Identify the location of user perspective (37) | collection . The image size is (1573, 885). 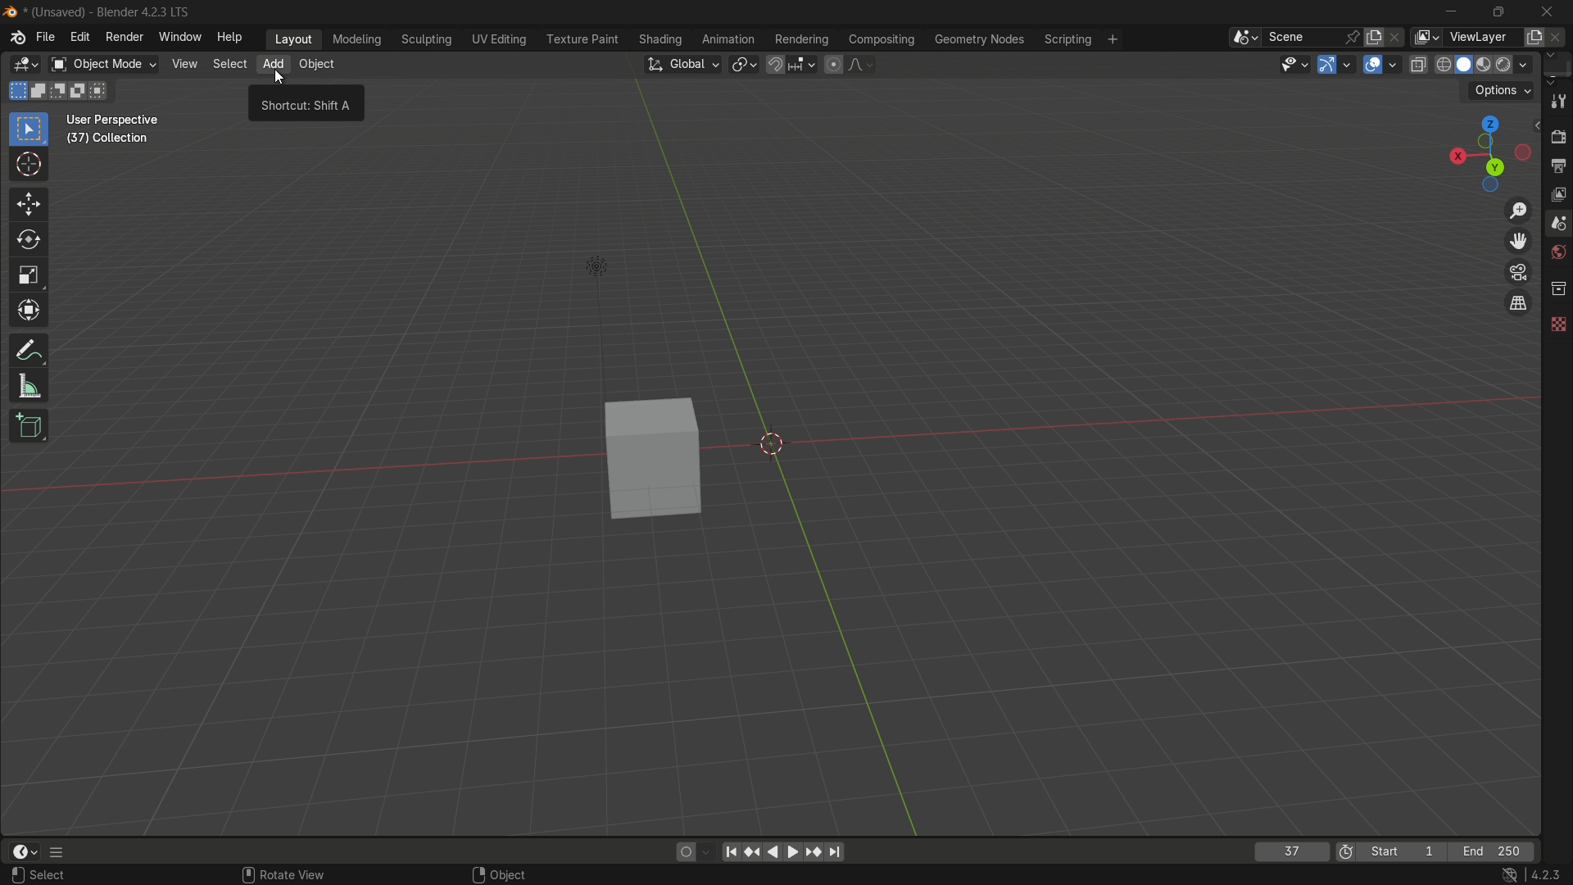
(121, 129).